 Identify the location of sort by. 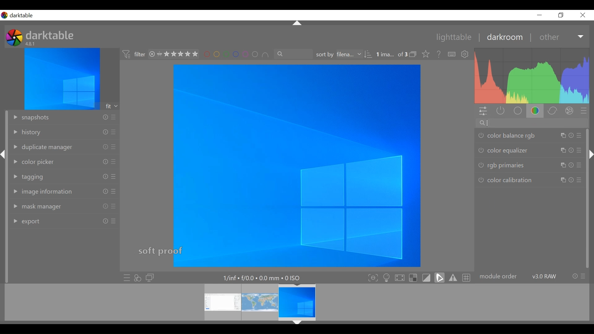
(339, 54).